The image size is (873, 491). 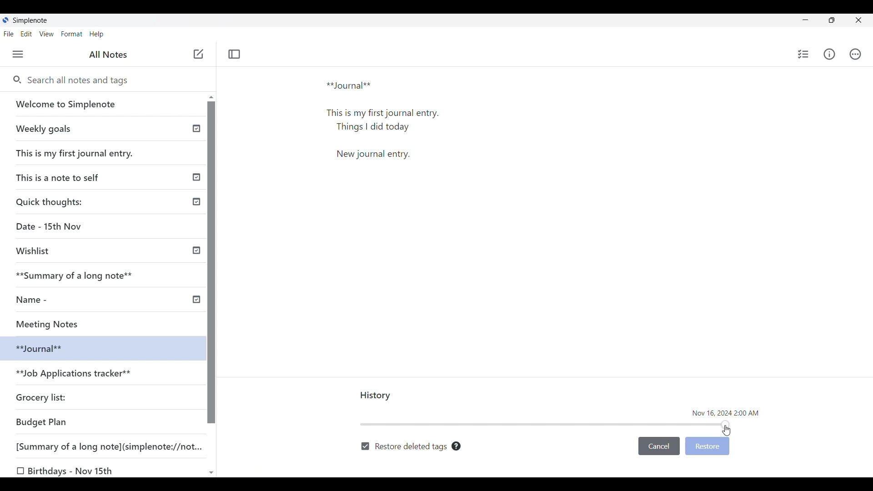 I want to click on O Birthdays - Nov 15th, so click(x=67, y=471).